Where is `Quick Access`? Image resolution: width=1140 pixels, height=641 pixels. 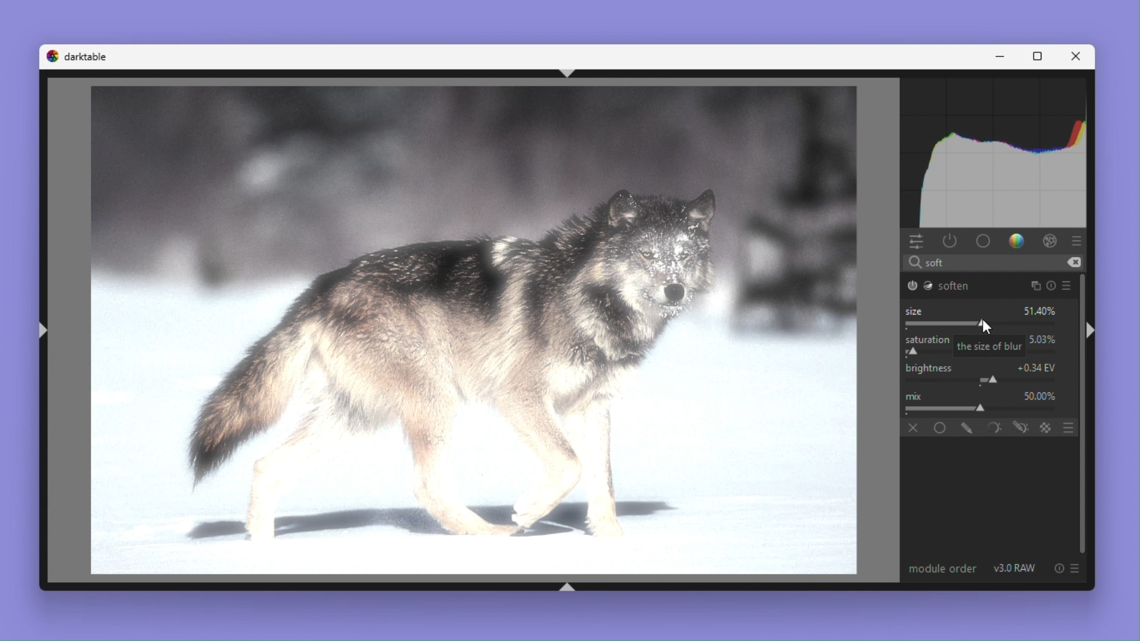
Quick Access is located at coordinates (916, 242).